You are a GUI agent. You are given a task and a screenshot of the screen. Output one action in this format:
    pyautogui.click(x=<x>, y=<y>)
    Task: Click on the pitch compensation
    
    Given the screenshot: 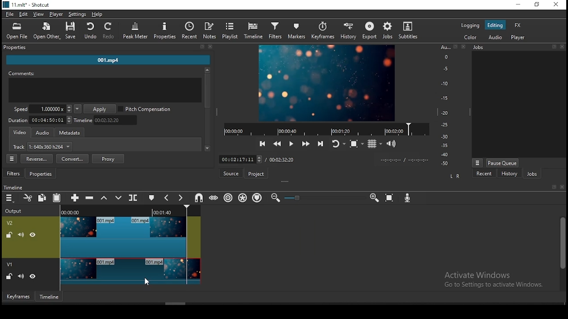 What is the action you would take?
    pyautogui.click(x=145, y=109)
    